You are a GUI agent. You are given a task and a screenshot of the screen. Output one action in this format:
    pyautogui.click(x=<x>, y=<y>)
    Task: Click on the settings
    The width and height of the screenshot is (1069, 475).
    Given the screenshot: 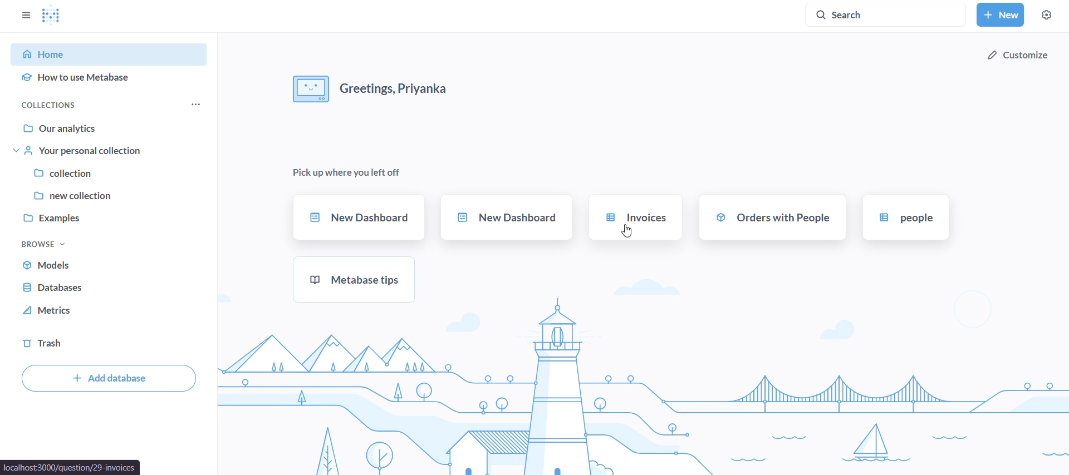 What is the action you would take?
    pyautogui.click(x=1050, y=14)
    